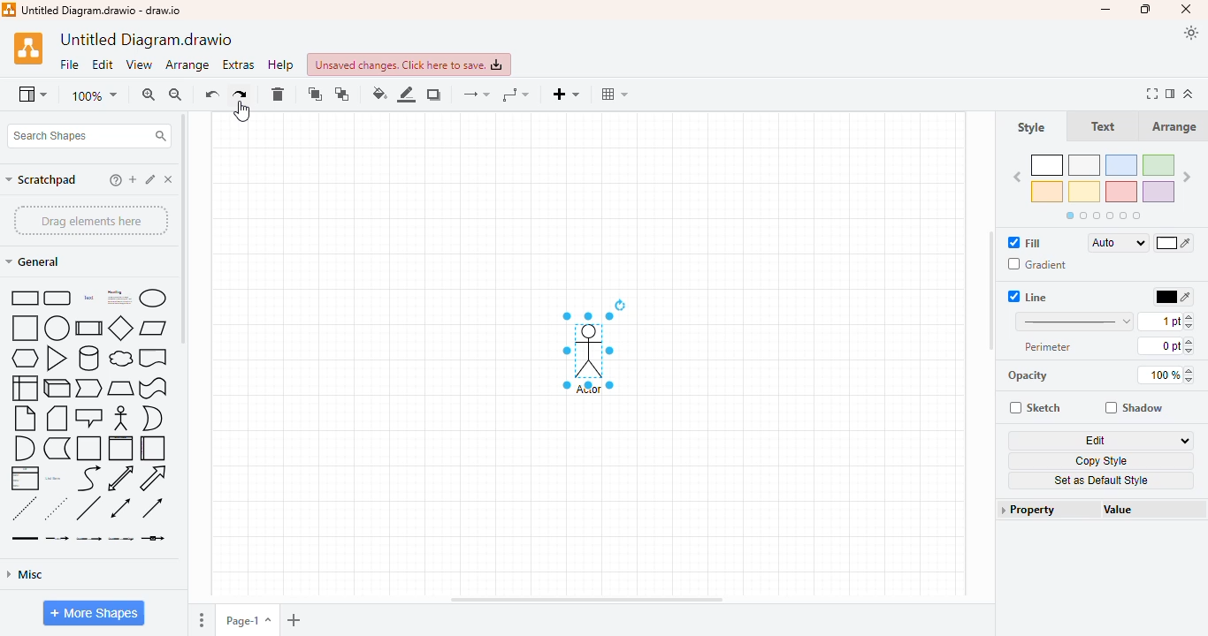 This screenshot has height=636, width=1208. I want to click on next, so click(1188, 178).